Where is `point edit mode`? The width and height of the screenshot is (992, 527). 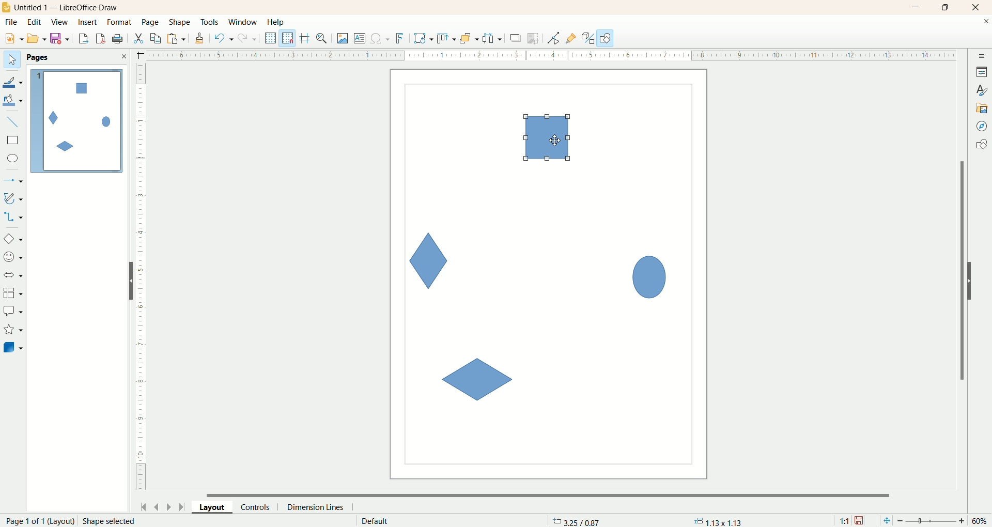 point edit mode is located at coordinates (553, 39).